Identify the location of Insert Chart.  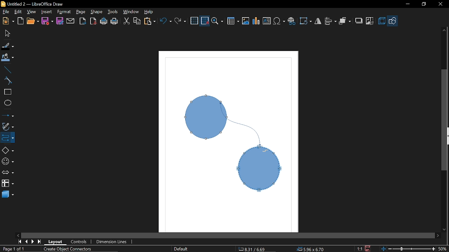
(256, 21).